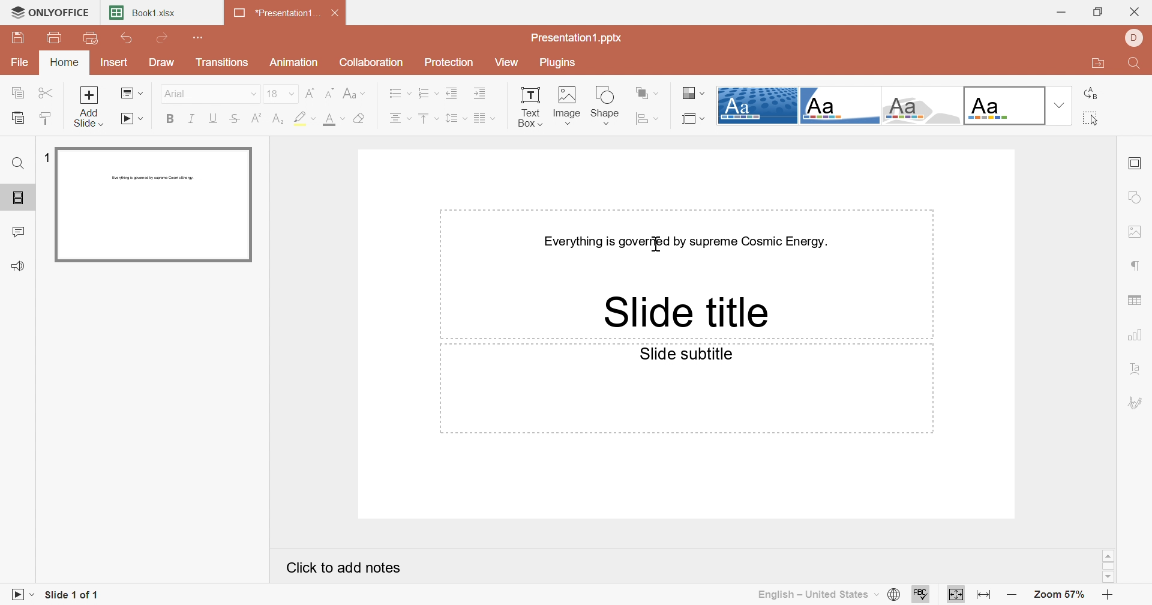 This screenshot has height=605, width=1152. Describe the element at coordinates (19, 117) in the screenshot. I see `paste` at that location.